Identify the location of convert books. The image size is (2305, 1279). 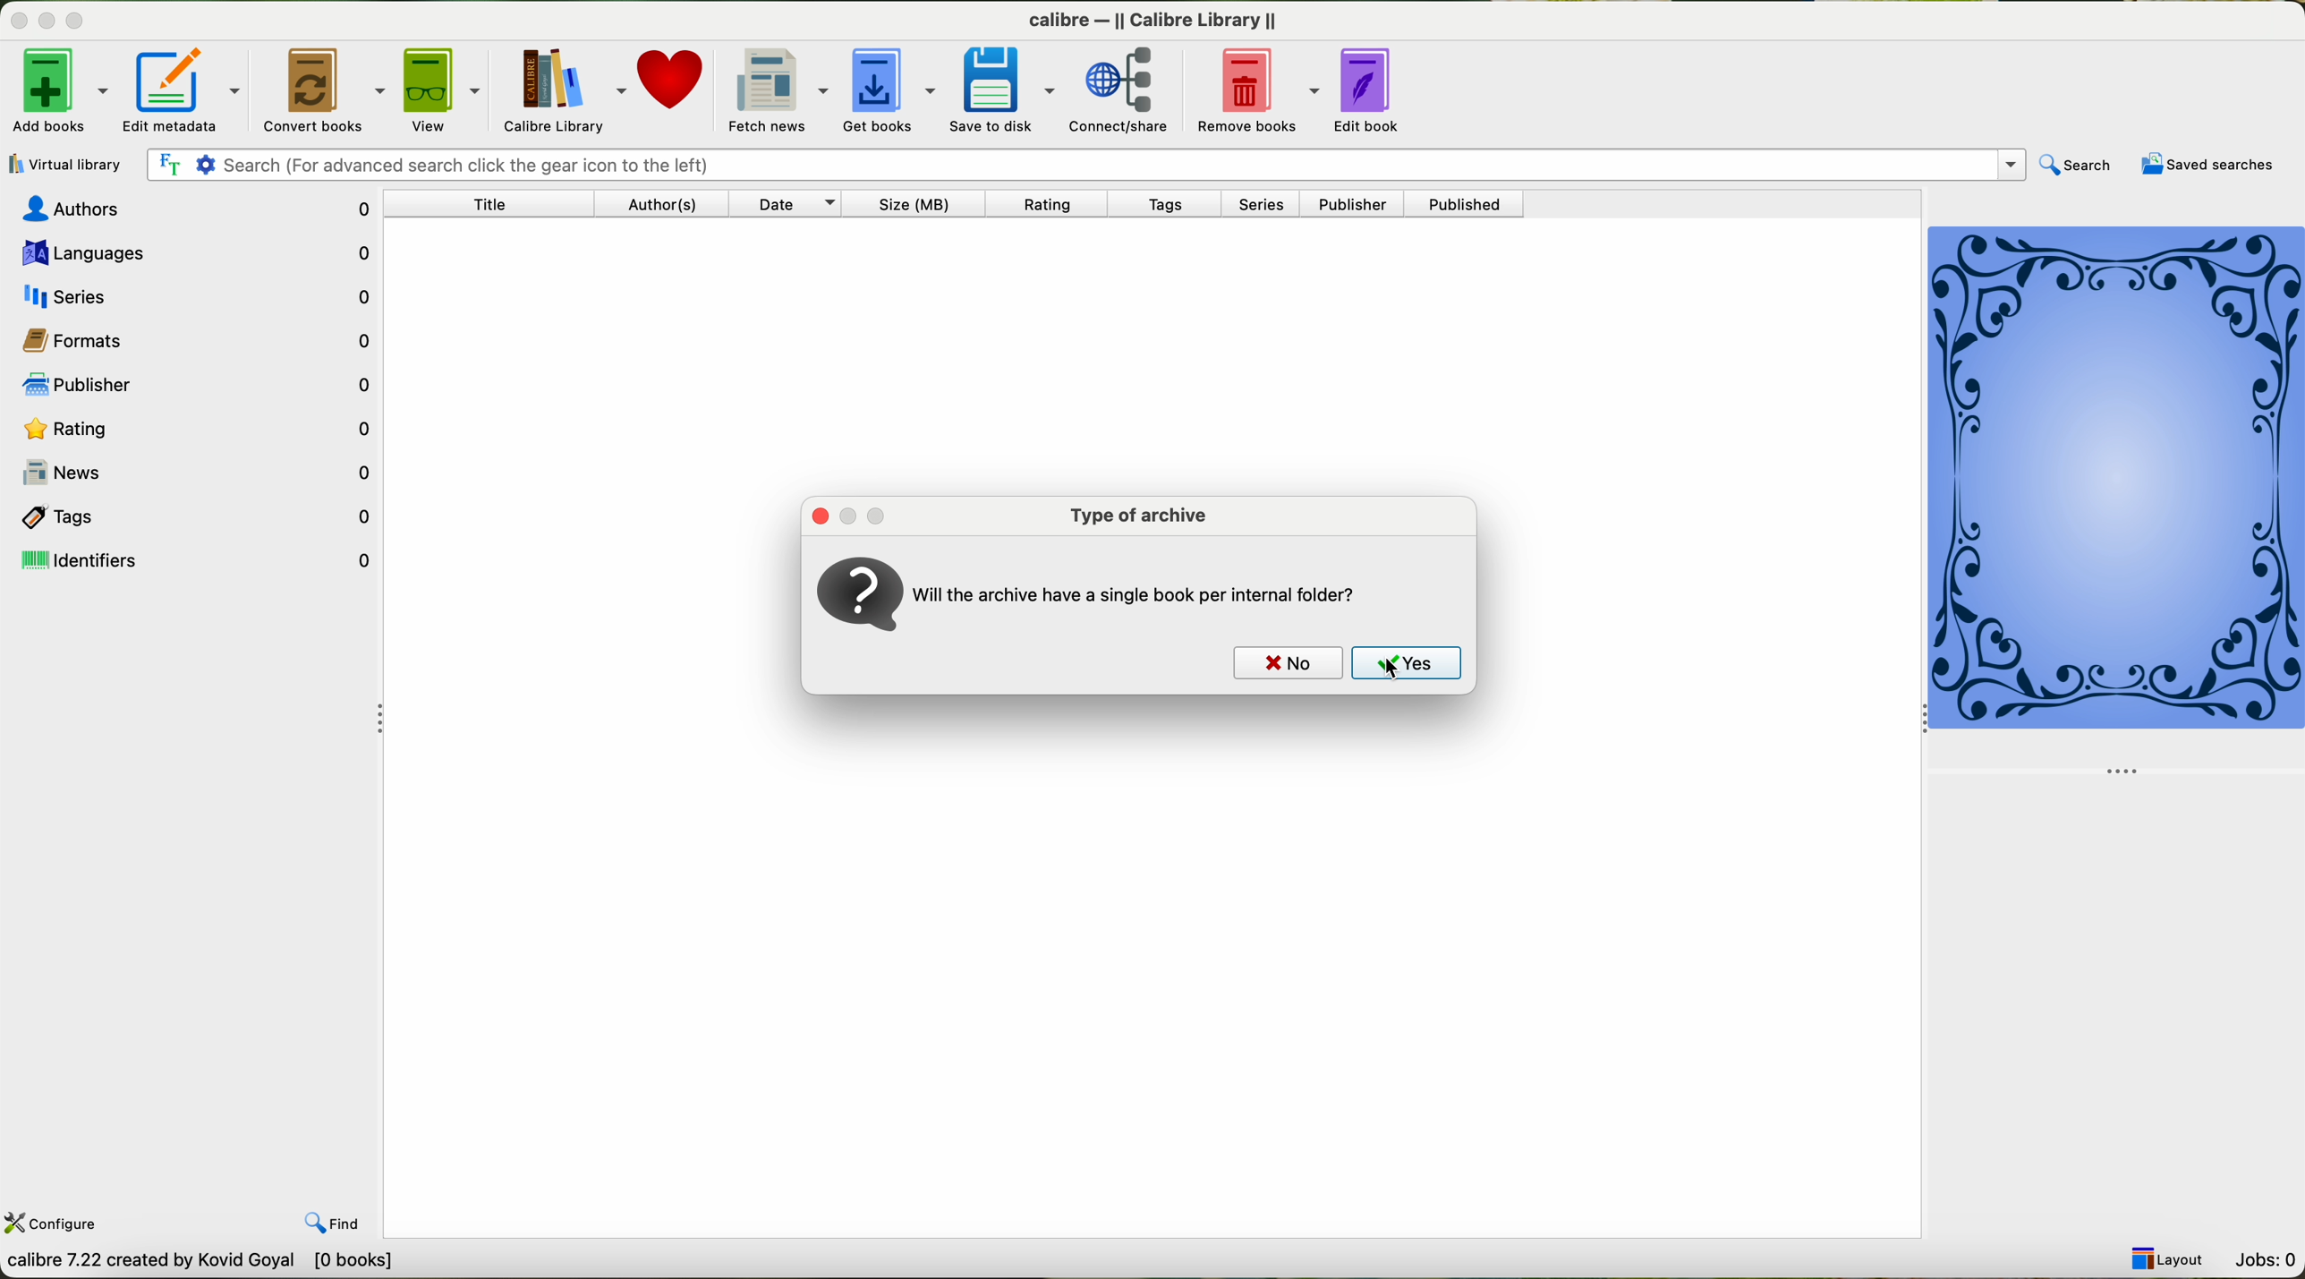
(322, 91).